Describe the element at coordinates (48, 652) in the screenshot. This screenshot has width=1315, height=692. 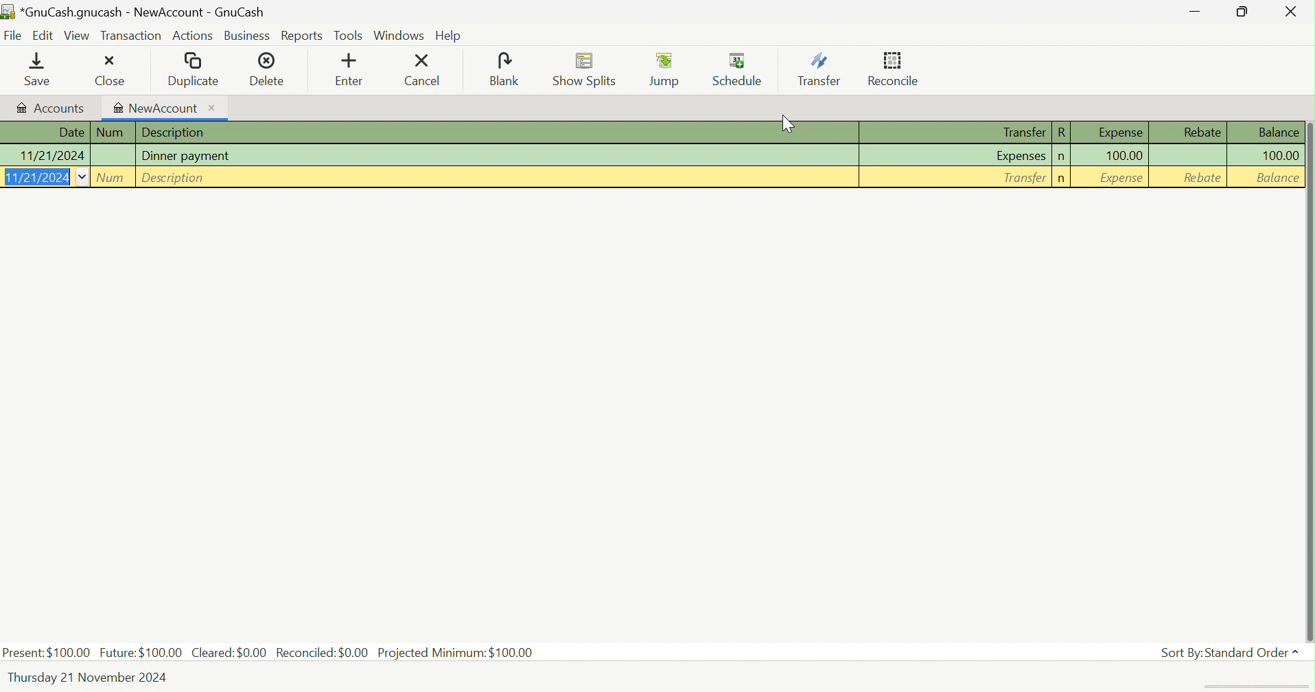
I see `Present: $100.00` at that location.